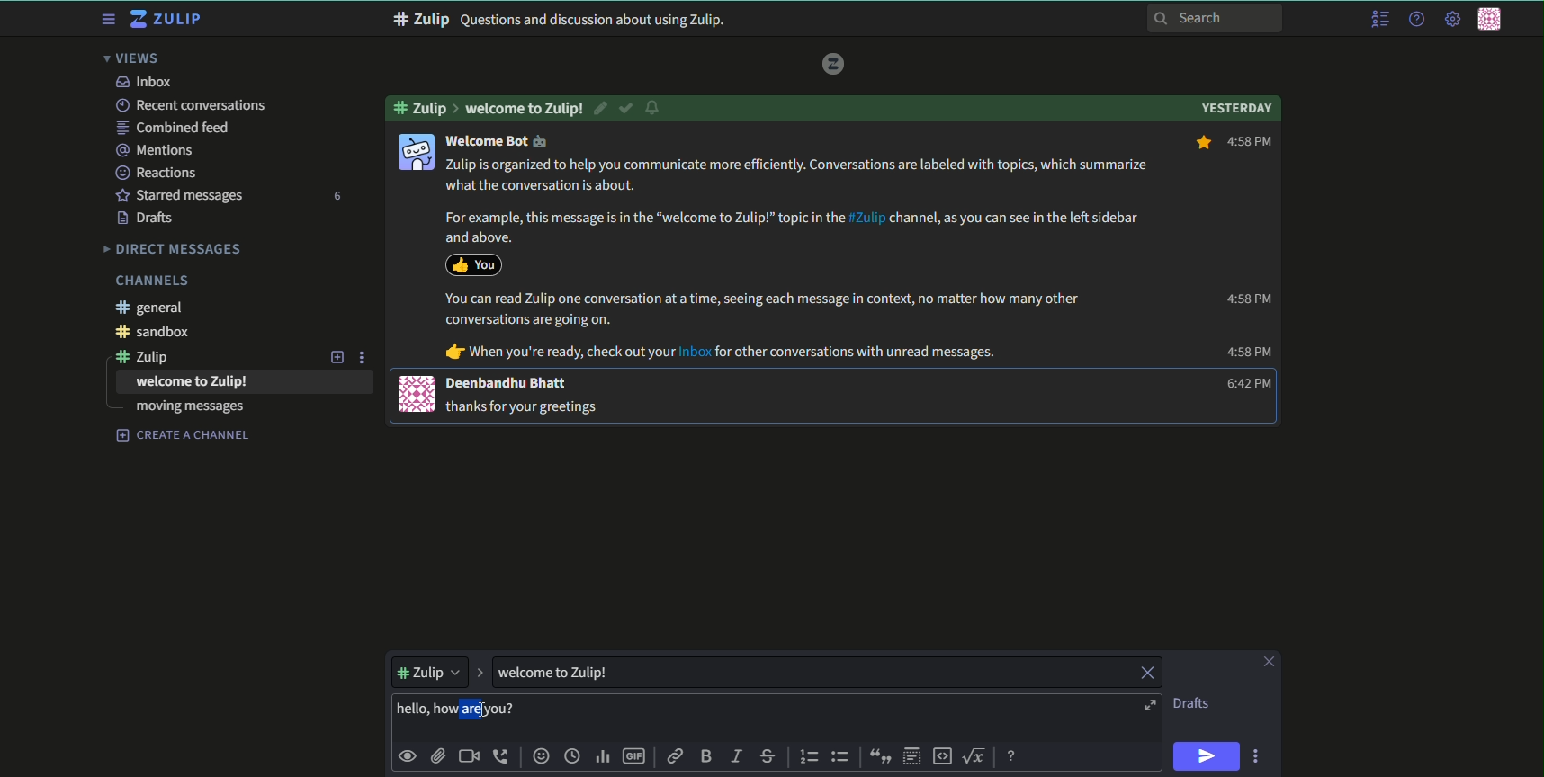 This screenshot has width=1544, height=777. What do you see at coordinates (364, 356) in the screenshot?
I see `options` at bounding box center [364, 356].